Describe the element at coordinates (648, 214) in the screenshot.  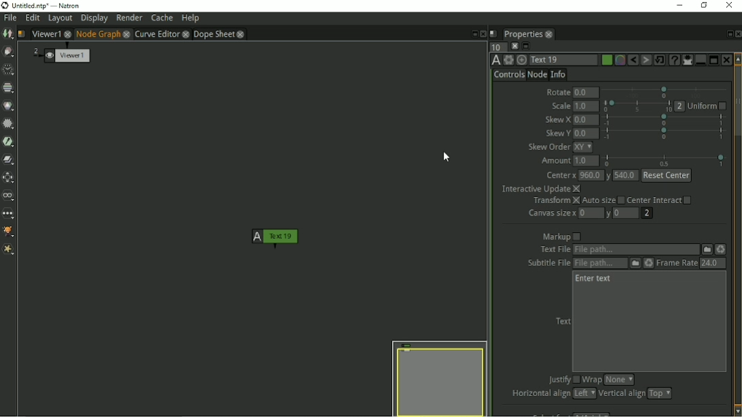
I see `2` at that location.